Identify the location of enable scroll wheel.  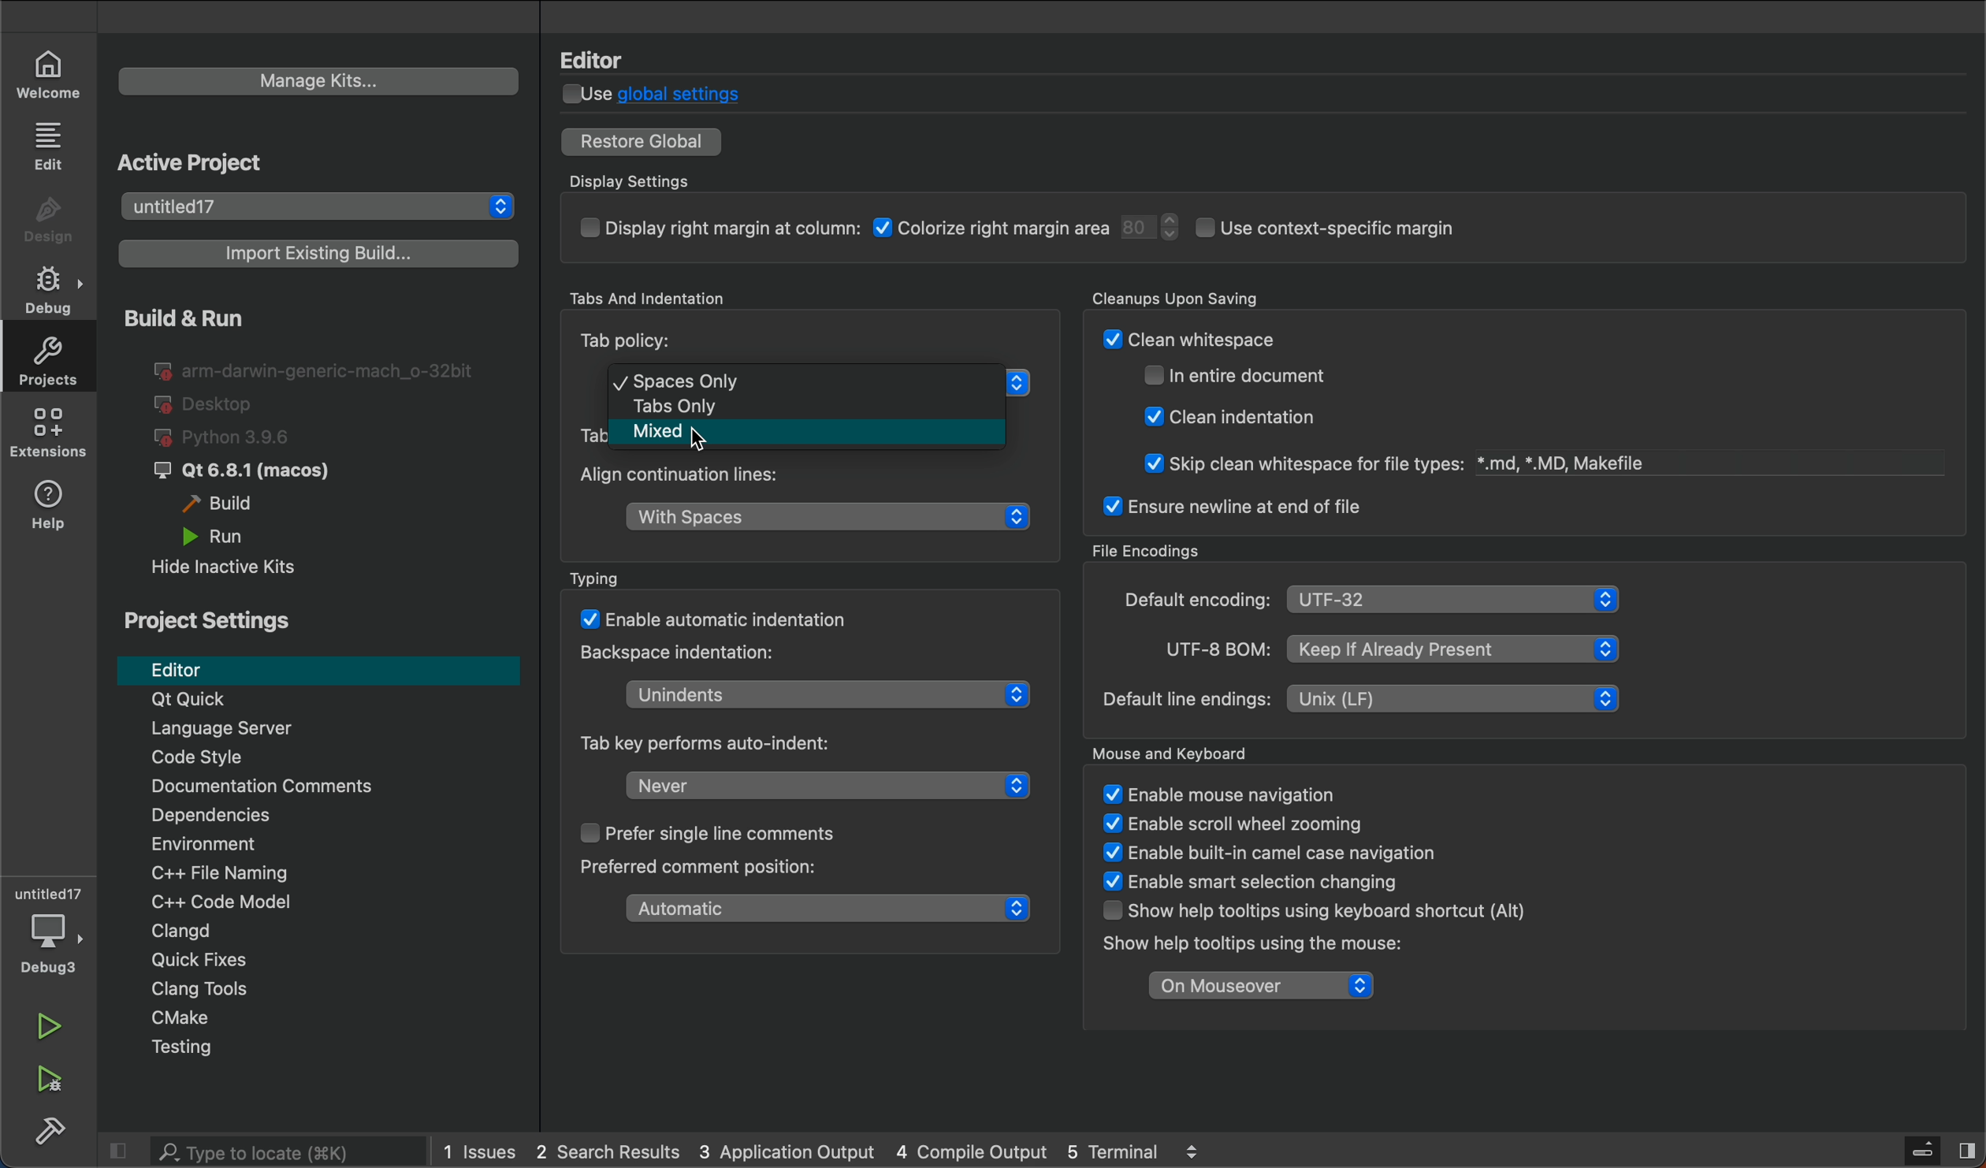
(1239, 825).